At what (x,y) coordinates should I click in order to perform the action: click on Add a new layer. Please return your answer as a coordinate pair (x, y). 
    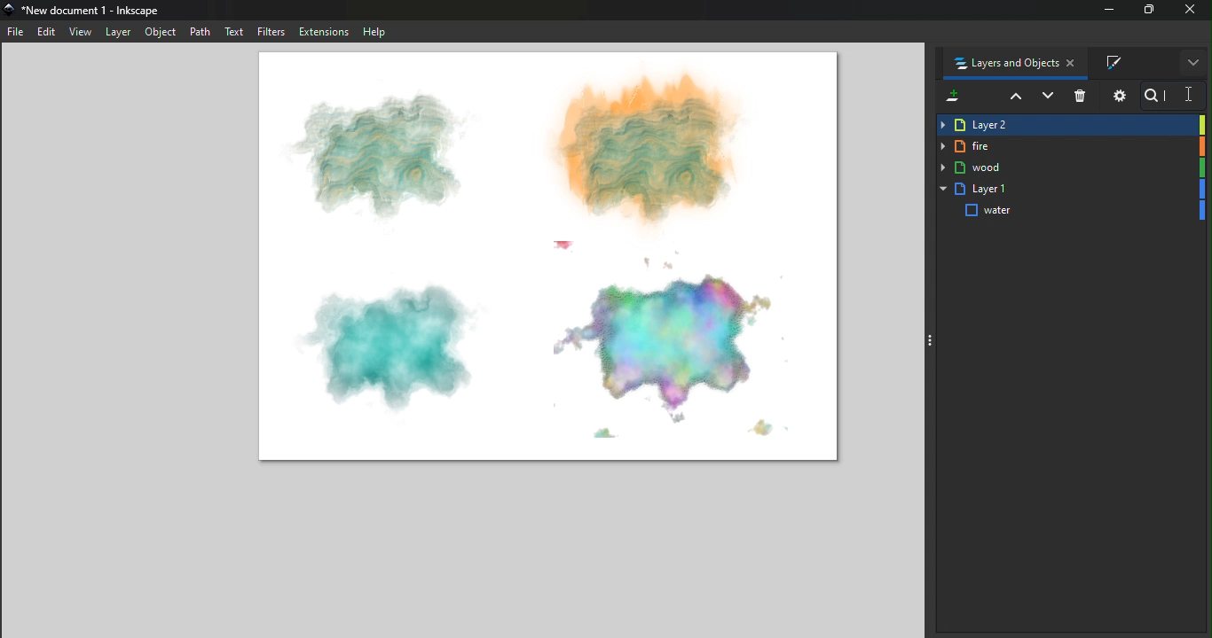
    Looking at the image, I should click on (951, 98).